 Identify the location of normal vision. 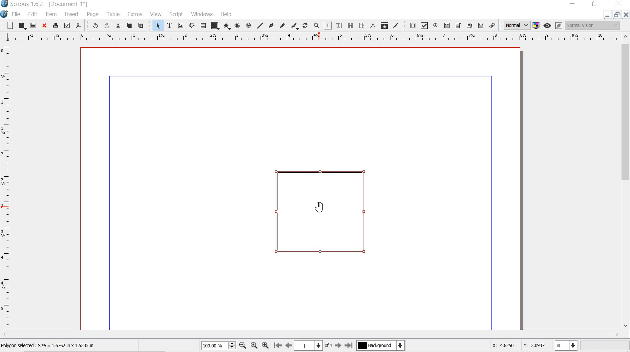
(593, 25).